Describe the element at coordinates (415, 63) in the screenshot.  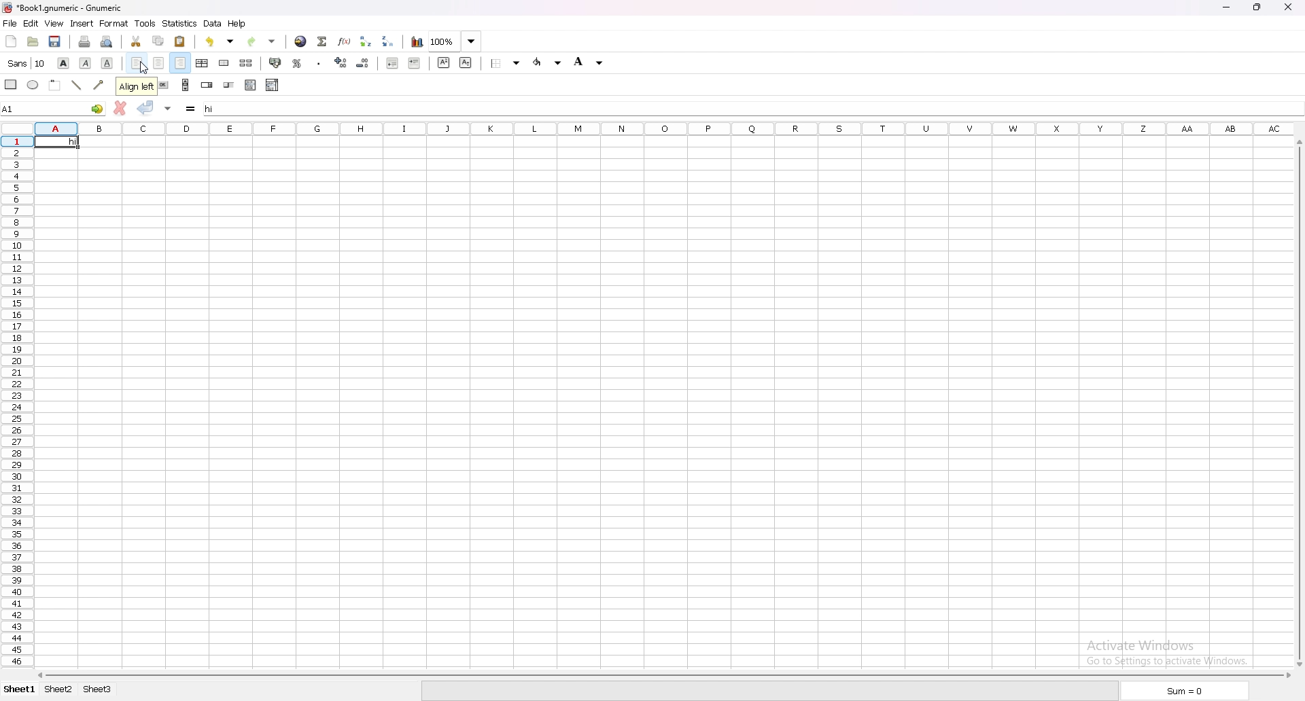
I see `increase indent` at that location.